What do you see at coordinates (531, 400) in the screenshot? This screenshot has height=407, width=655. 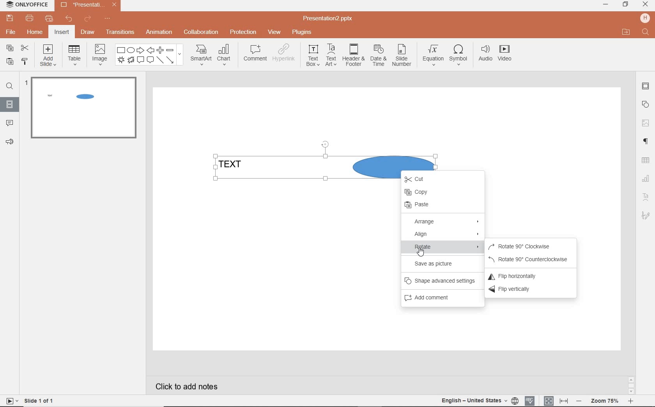 I see `SPELL CHECKING` at bounding box center [531, 400].